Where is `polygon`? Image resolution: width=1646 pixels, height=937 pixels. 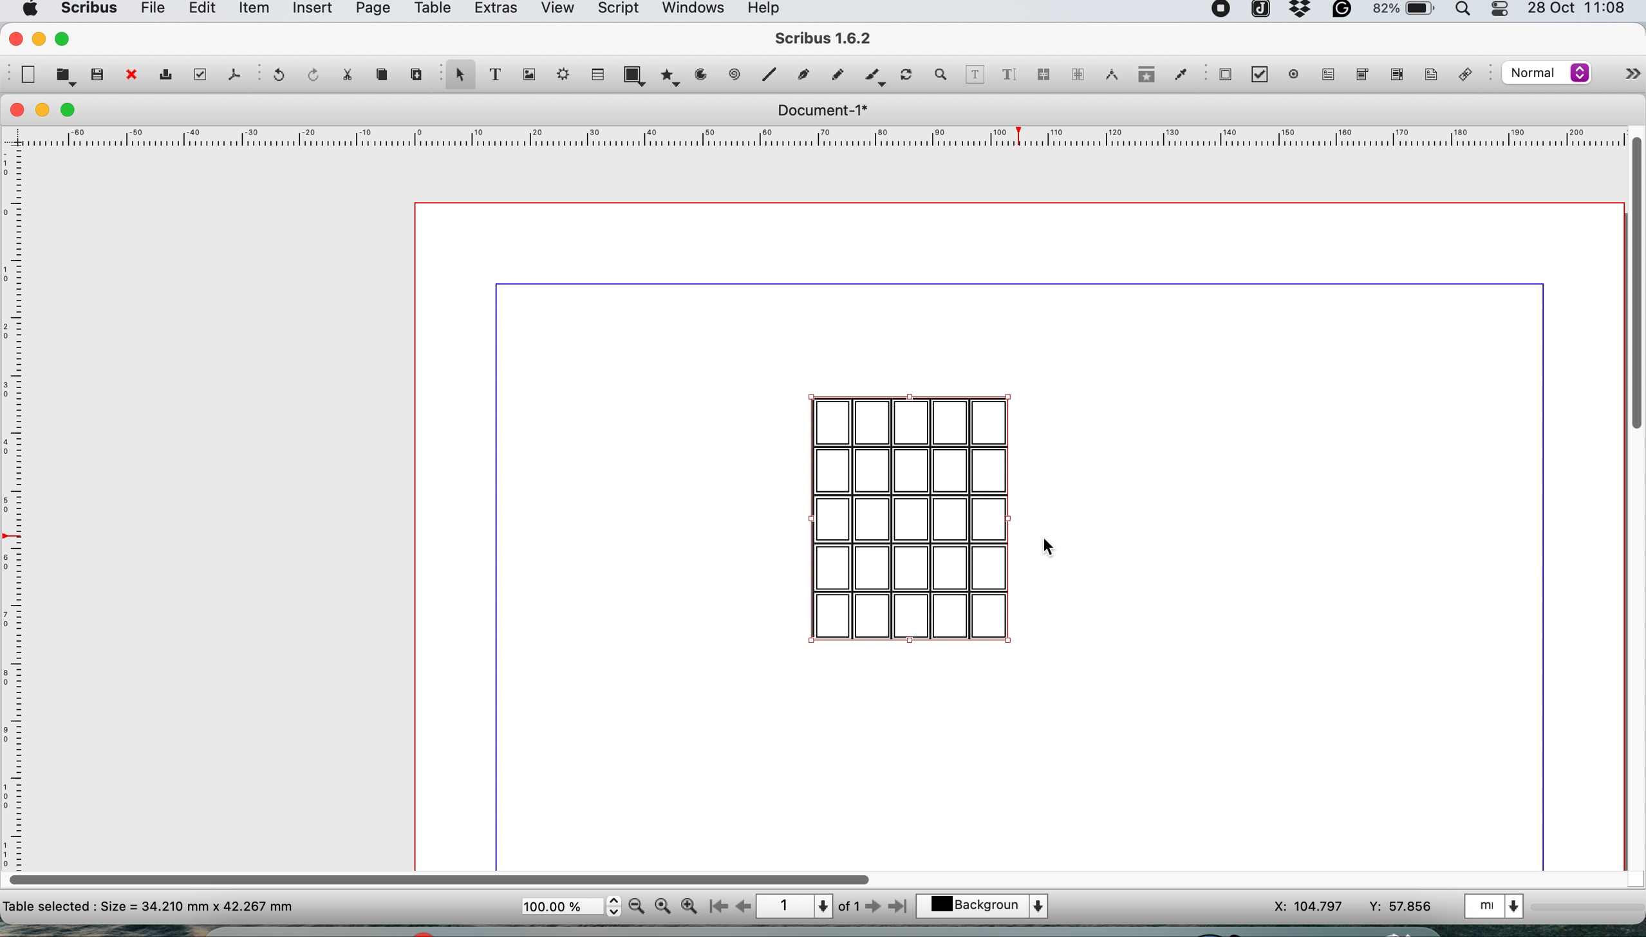 polygon is located at coordinates (673, 75).